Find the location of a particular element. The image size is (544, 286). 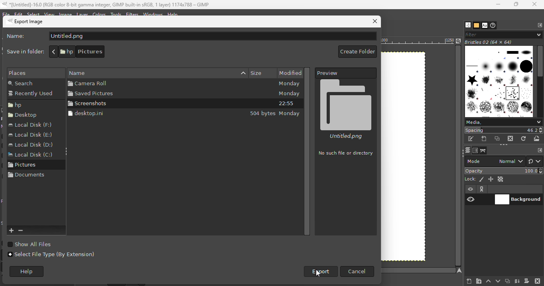

Delete this layer is located at coordinates (538, 280).